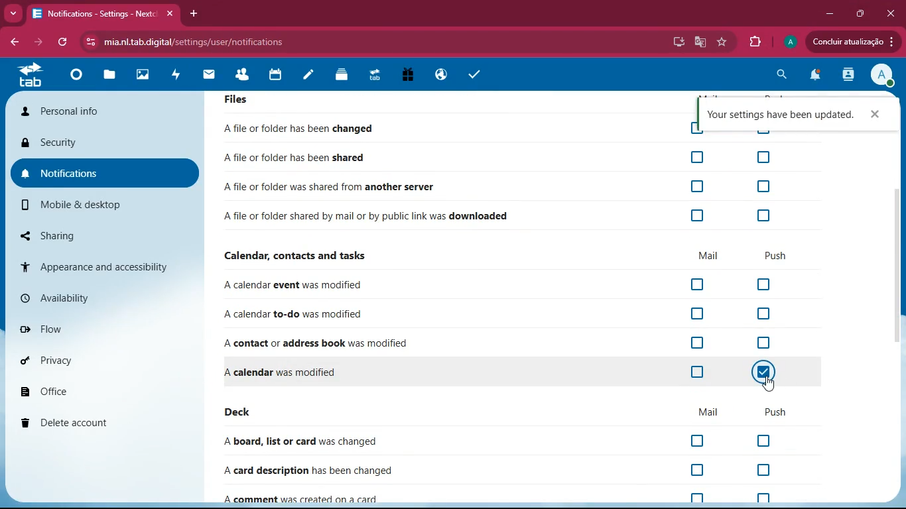  What do you see at coordinates (770, 384) in the screenshot?
I see `cursor` at bounding box center [770, 384].